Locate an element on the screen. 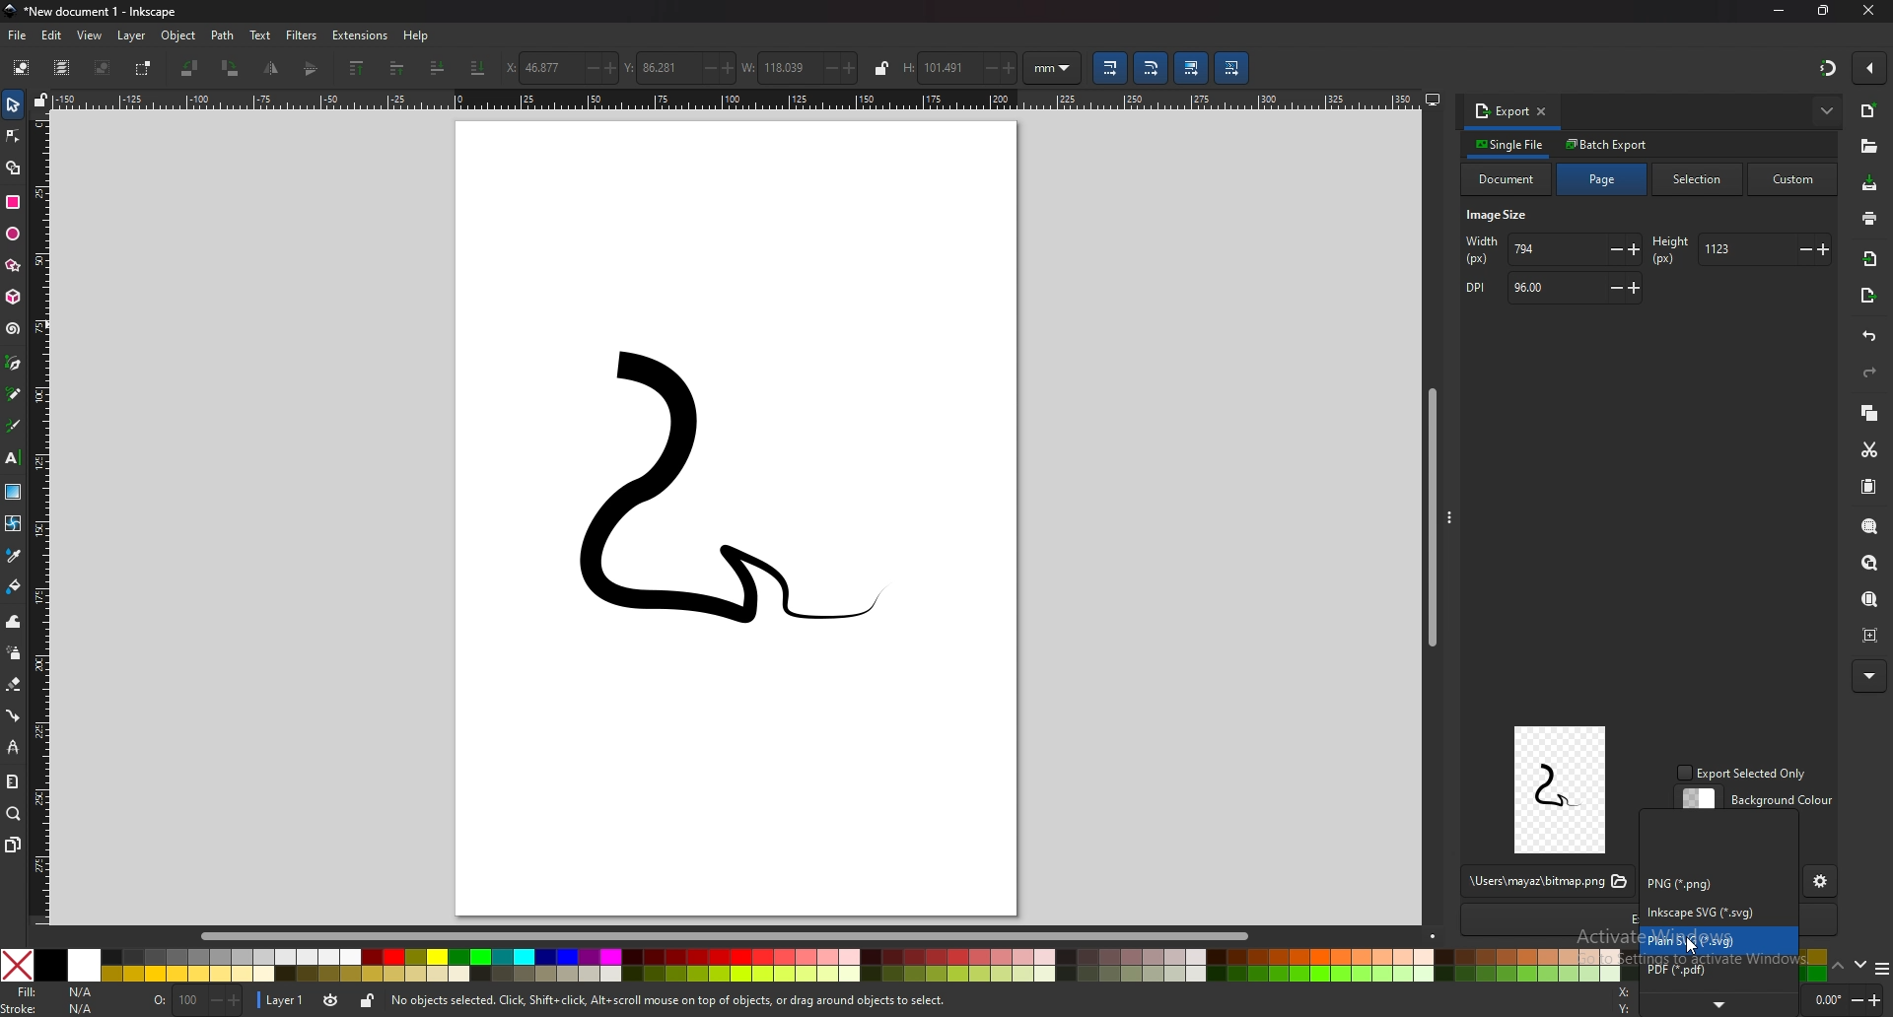 This screenshot has width=1893, height=1017. page is located at coordinates (1603, 179).